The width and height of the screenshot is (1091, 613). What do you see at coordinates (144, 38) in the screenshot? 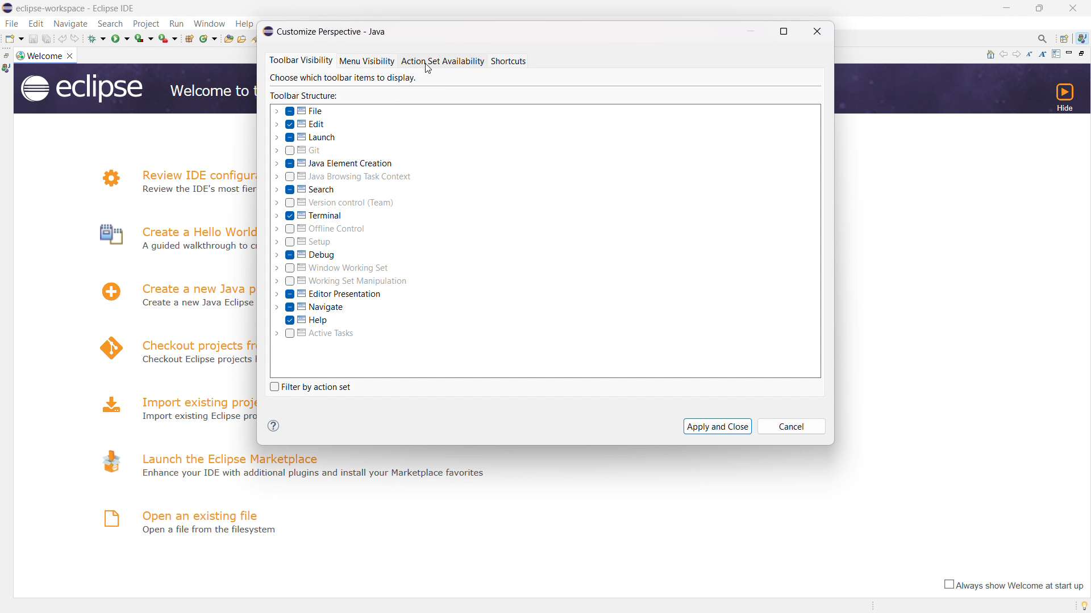
I see `coverage` at bounding box center [144, 38].